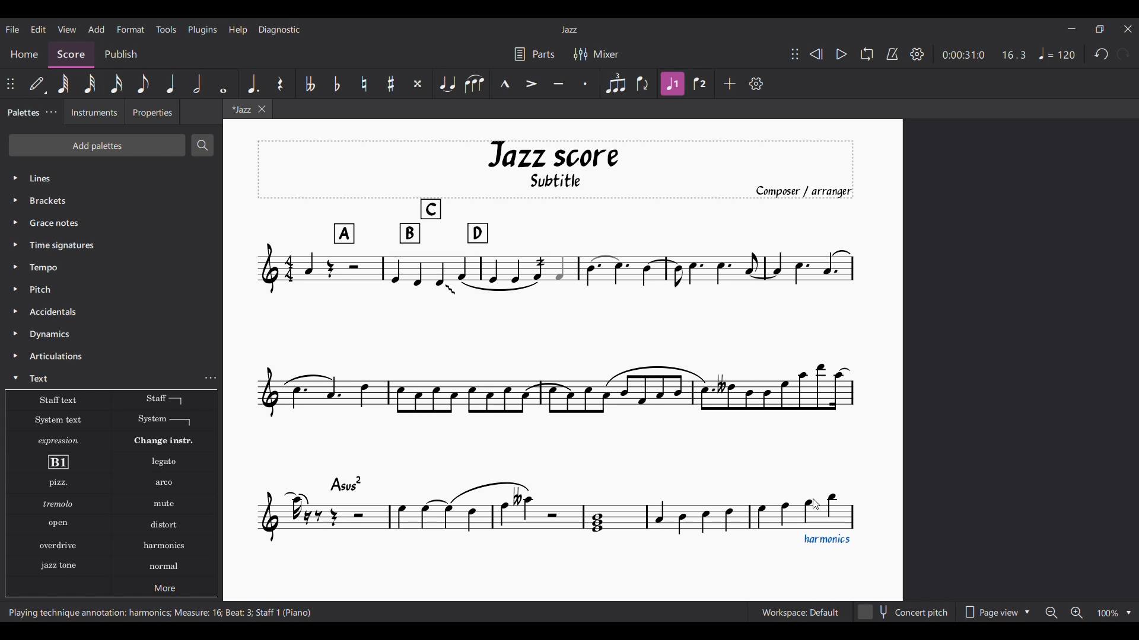  Describe the element at coordinates (17, 279) in the screenshot. I see `Expand` at that location.